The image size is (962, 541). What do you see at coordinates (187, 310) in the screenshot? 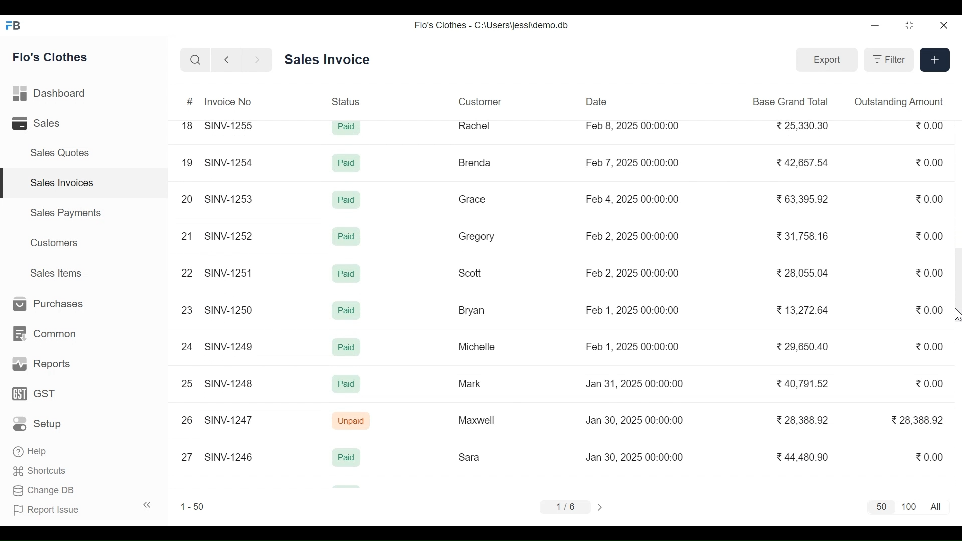
I see `23` at bounding box center [187, 310].